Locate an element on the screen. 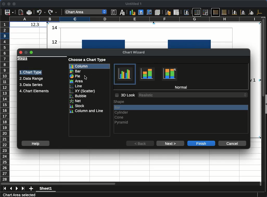  Vertical grids is located at coordinates (224, 12).